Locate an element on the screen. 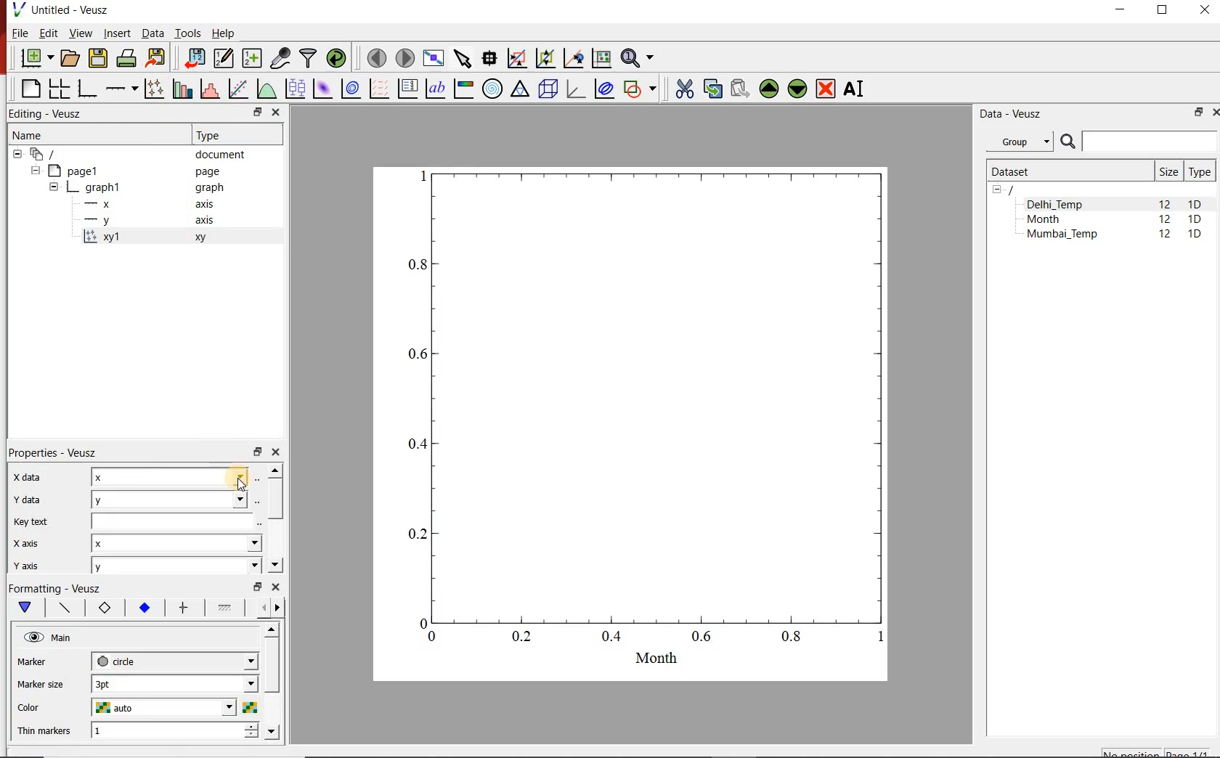 This screenshot has height=758, width=1220. Delhi_Temp is located at coordinates (1057, 204).